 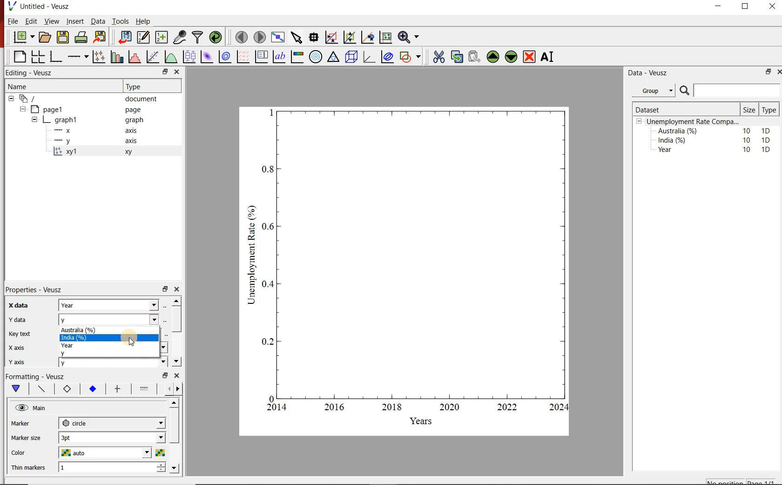 I want to click on ‘document, so click(x=87, y=98).